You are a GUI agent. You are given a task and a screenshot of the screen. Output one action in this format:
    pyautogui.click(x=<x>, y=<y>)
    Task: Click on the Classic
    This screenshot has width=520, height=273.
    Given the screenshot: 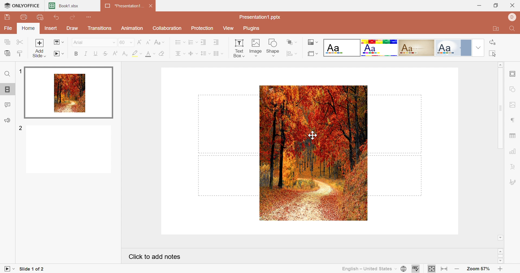 What is the action you would take?
    pyautogui.click(x=417, y=47)
    